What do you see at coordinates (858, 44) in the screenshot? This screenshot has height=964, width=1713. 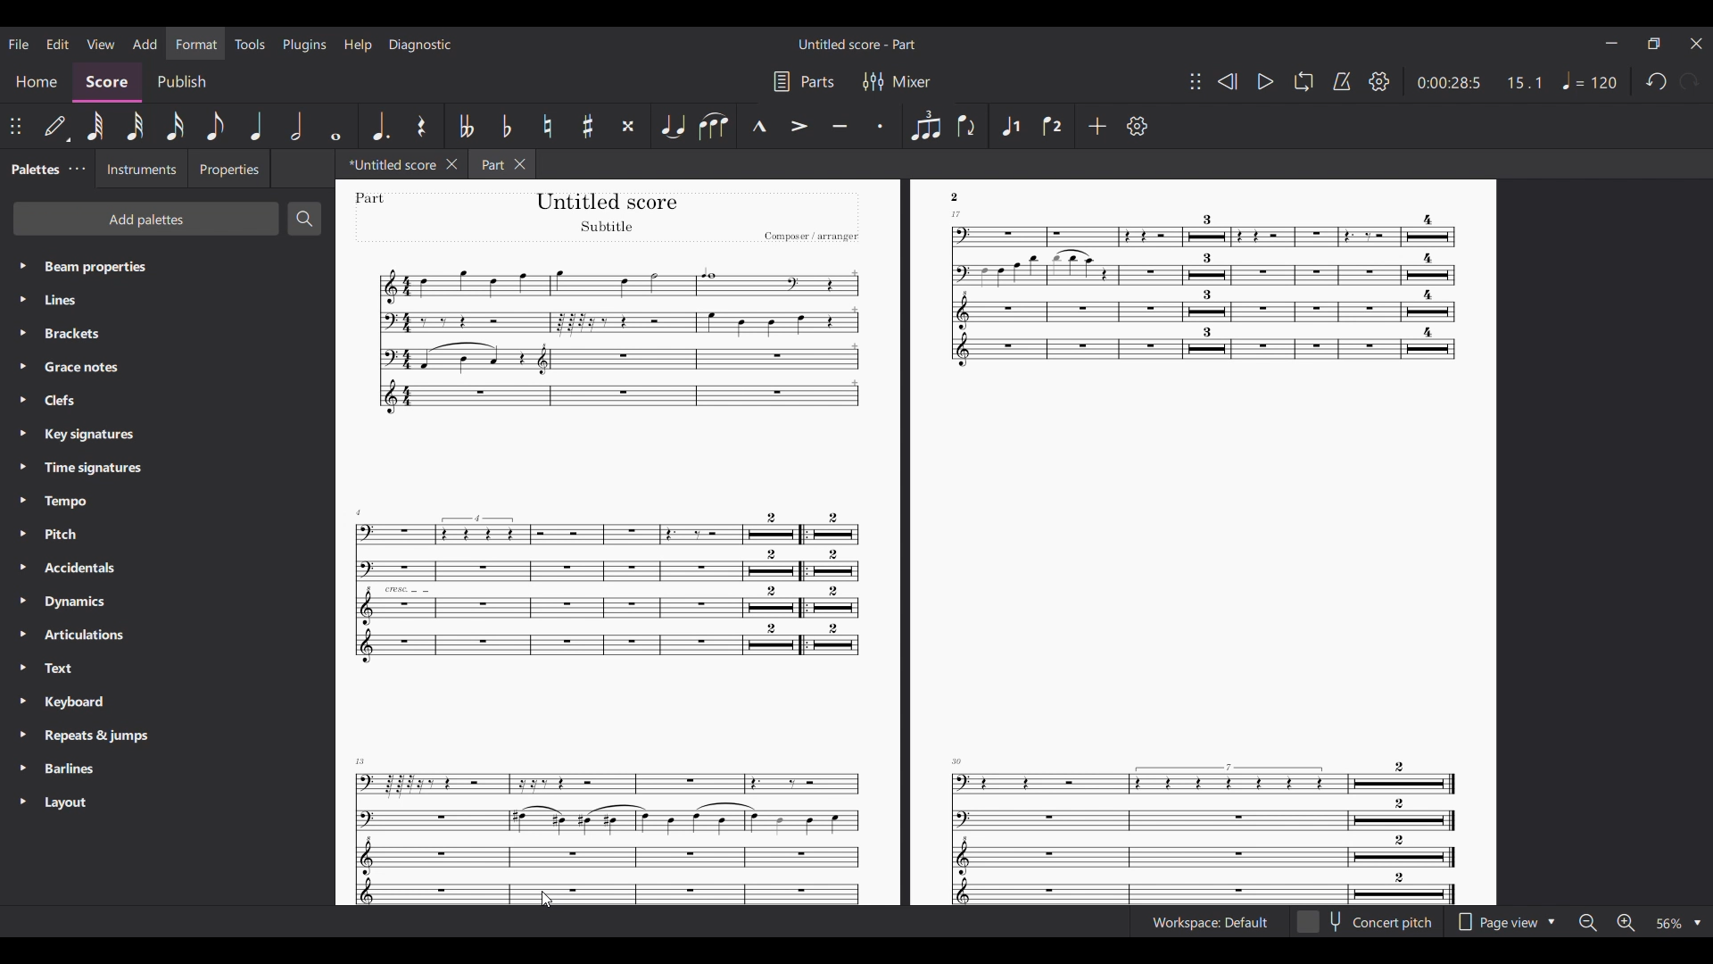 I see `Untitled score - Part` at bounding box center [858, 44].